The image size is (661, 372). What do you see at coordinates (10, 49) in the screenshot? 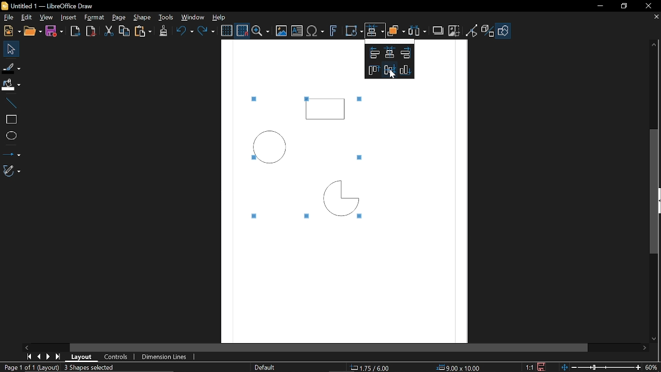
I see `Select` at bounding box center [10, 49].